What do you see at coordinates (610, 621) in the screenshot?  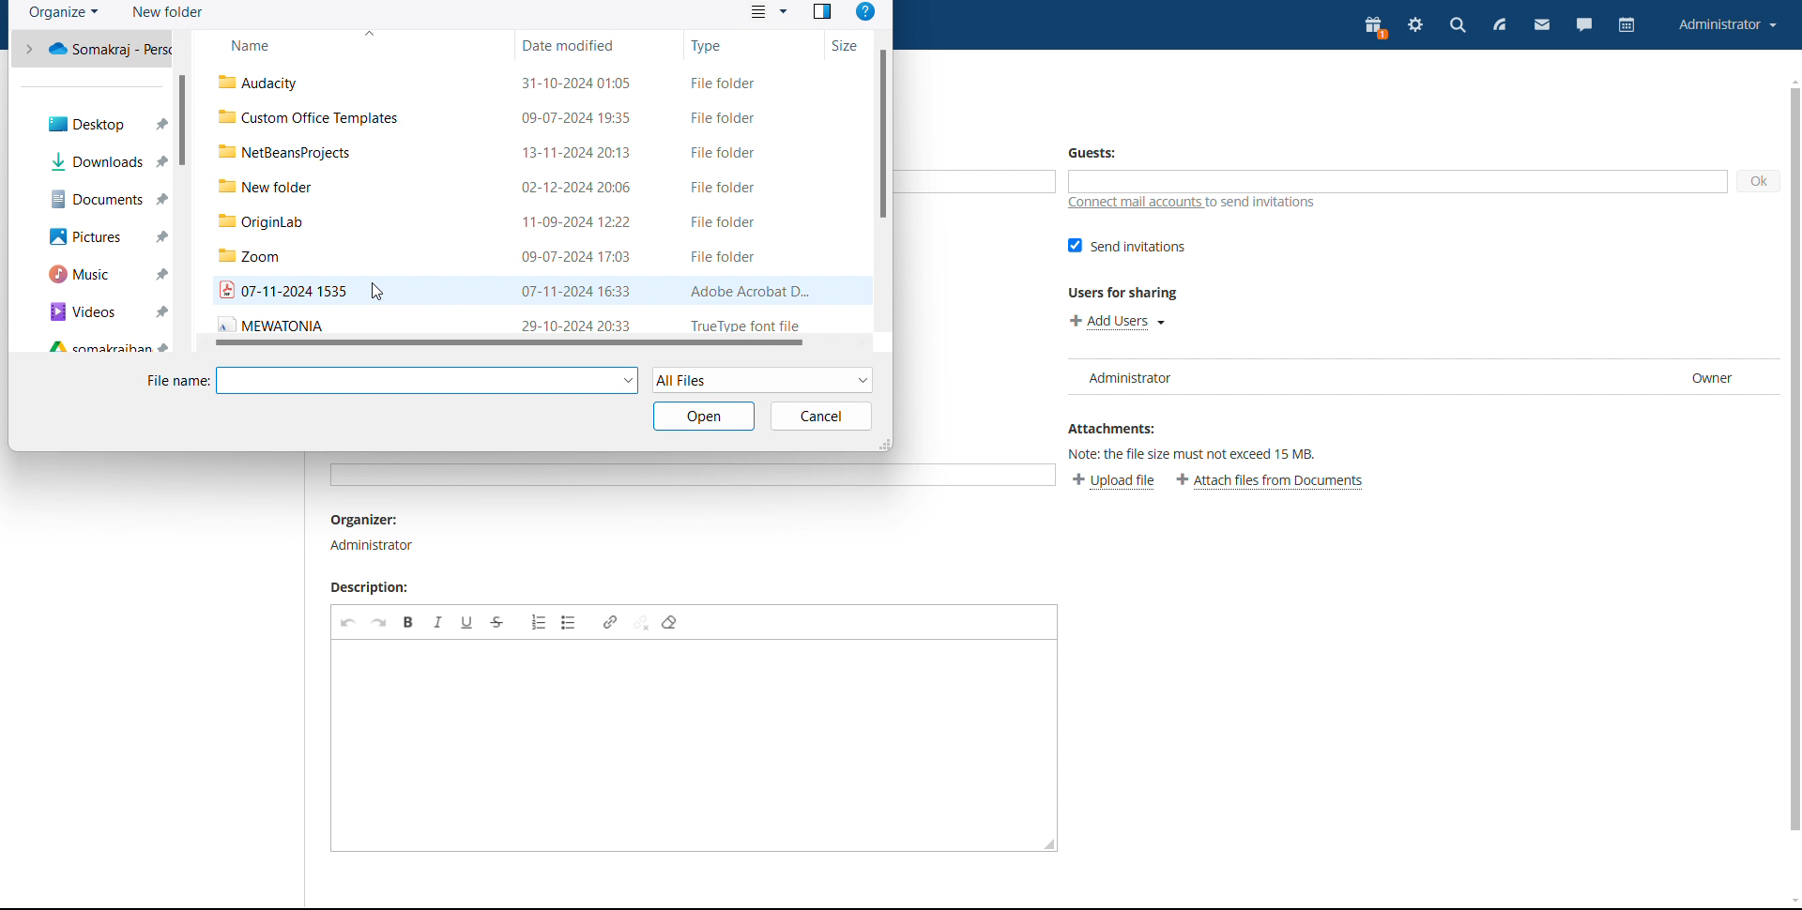 I see `link` at bounding box center [610, 621].